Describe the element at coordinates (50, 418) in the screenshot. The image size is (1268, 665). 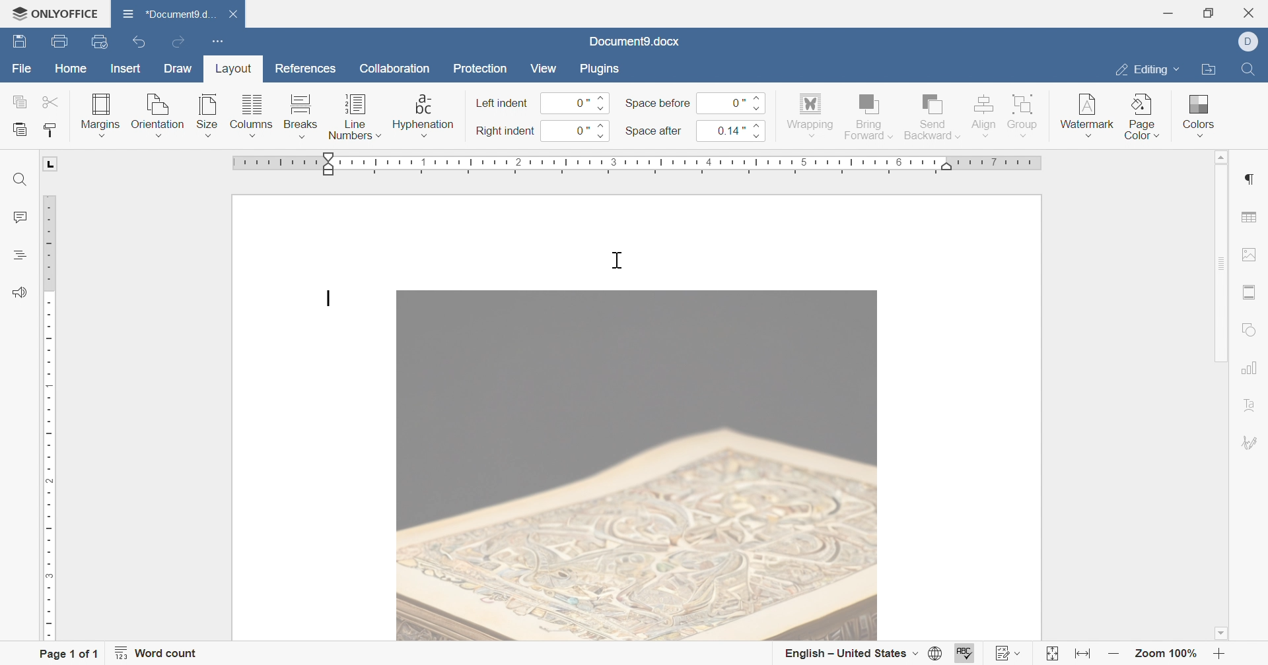
I see `ruler` at that location.